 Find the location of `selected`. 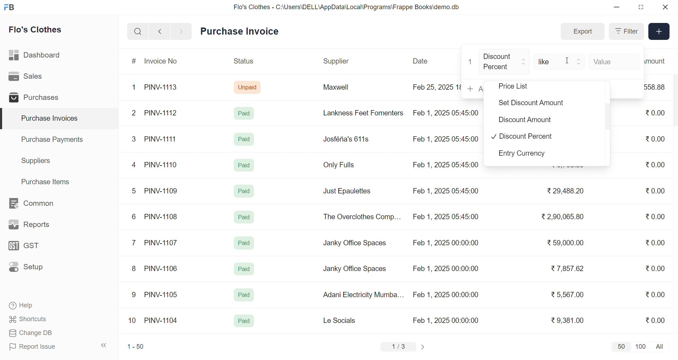

selected is located at coordinates (4, 119).